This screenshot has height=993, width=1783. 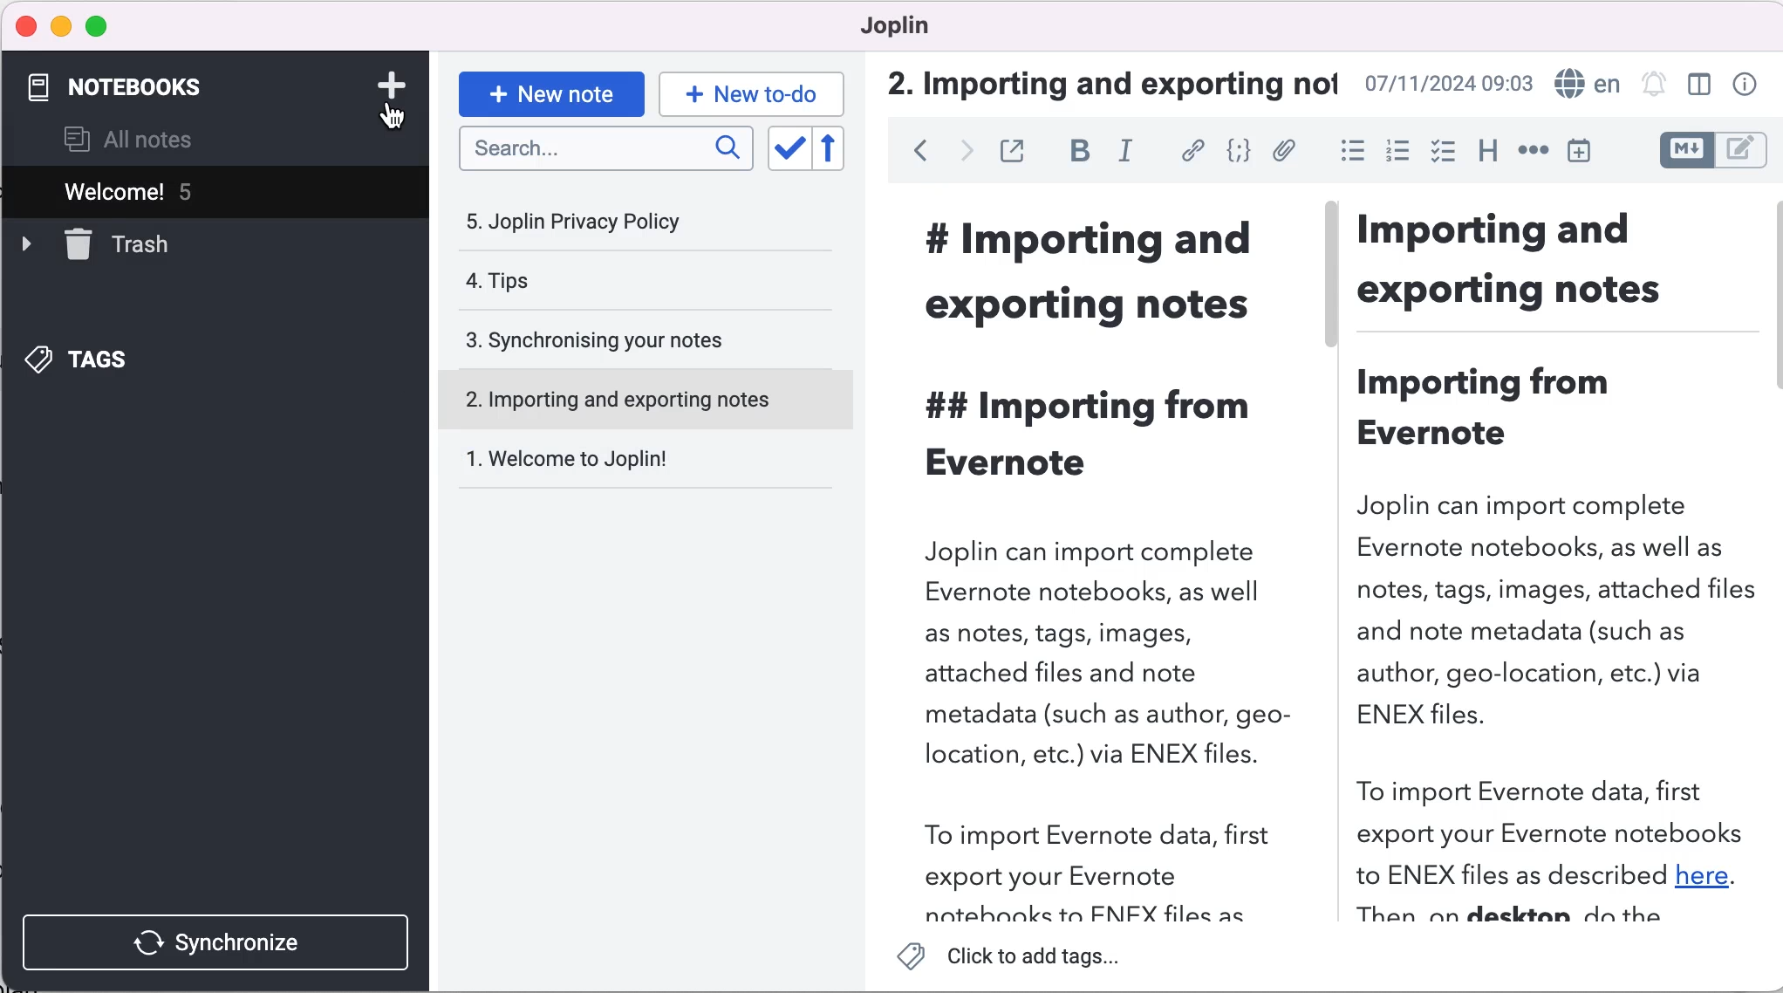 I want to click on joplin privacy policy, so click(x=579, y=216).